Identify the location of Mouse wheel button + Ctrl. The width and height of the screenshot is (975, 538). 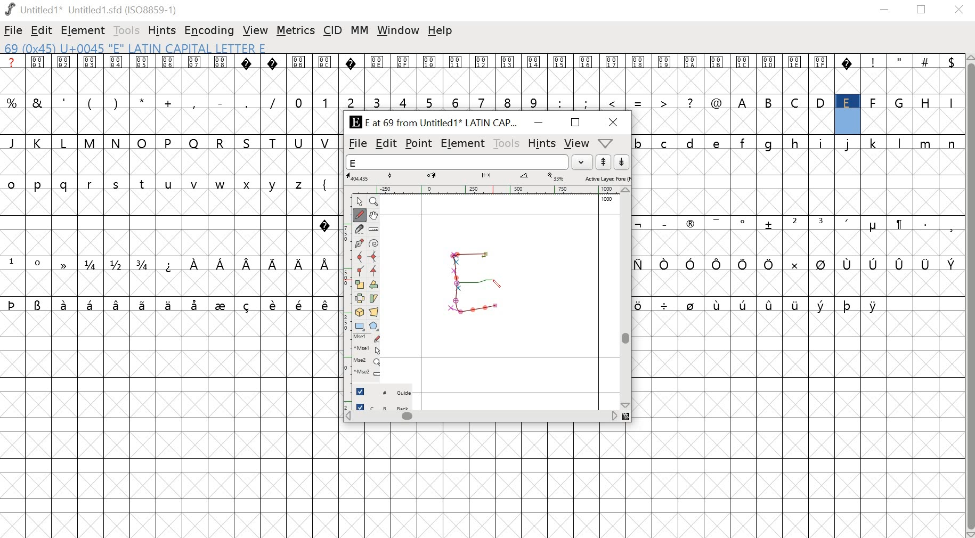
(367, 373).